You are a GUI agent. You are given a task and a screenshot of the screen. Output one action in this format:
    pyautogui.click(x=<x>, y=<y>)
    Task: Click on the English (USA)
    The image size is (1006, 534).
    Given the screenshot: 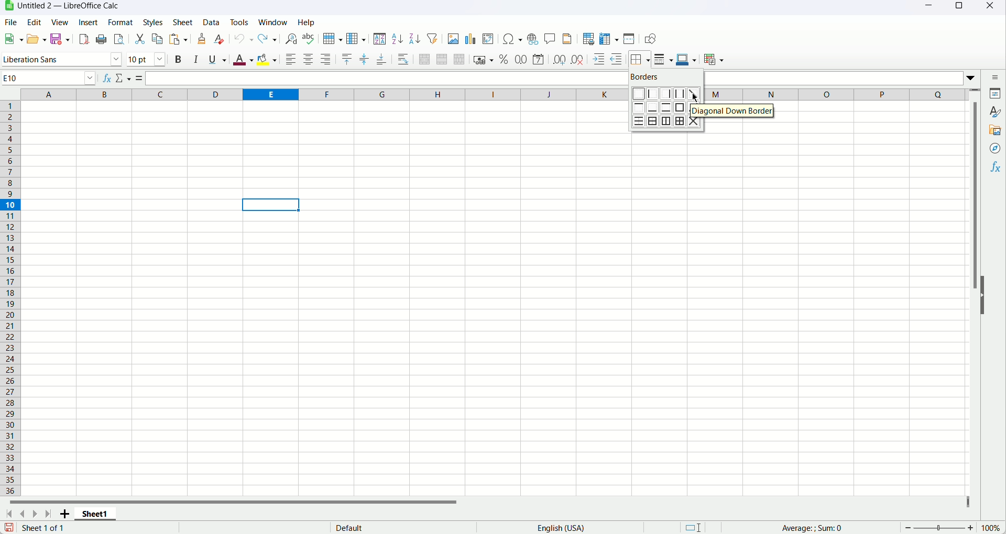 What is the action you would take?
    pyautogui.click(x=566, y=528)
    